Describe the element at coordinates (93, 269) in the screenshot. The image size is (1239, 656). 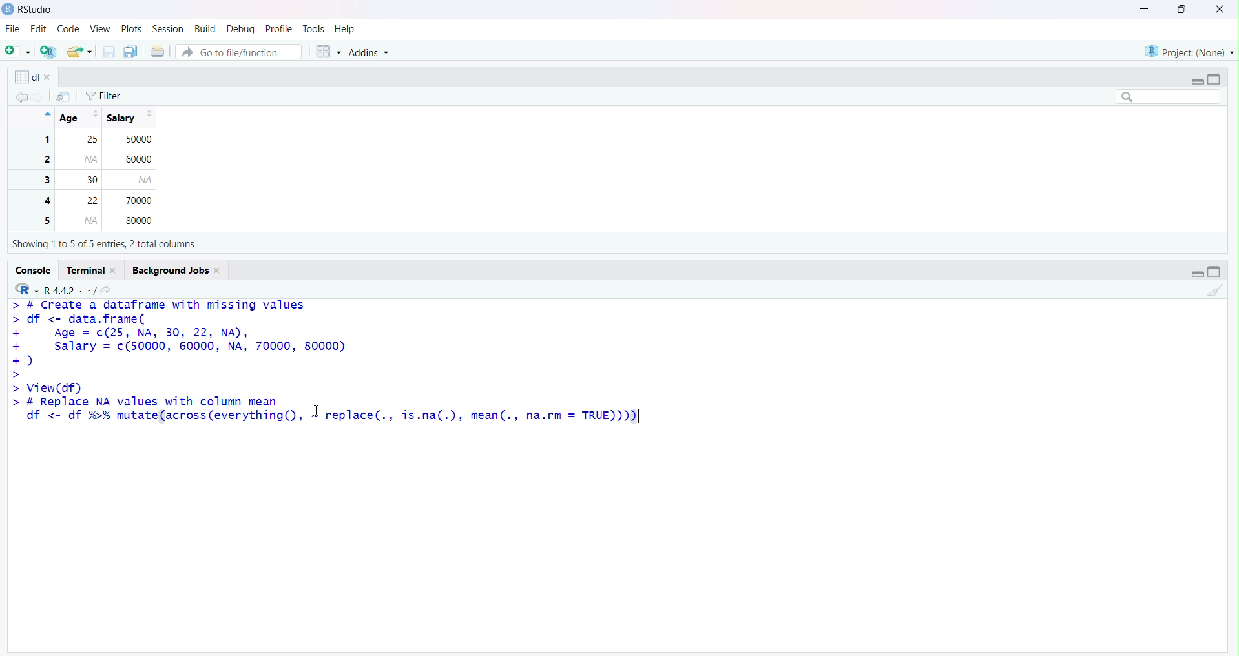
I see `Terminal` at that location.